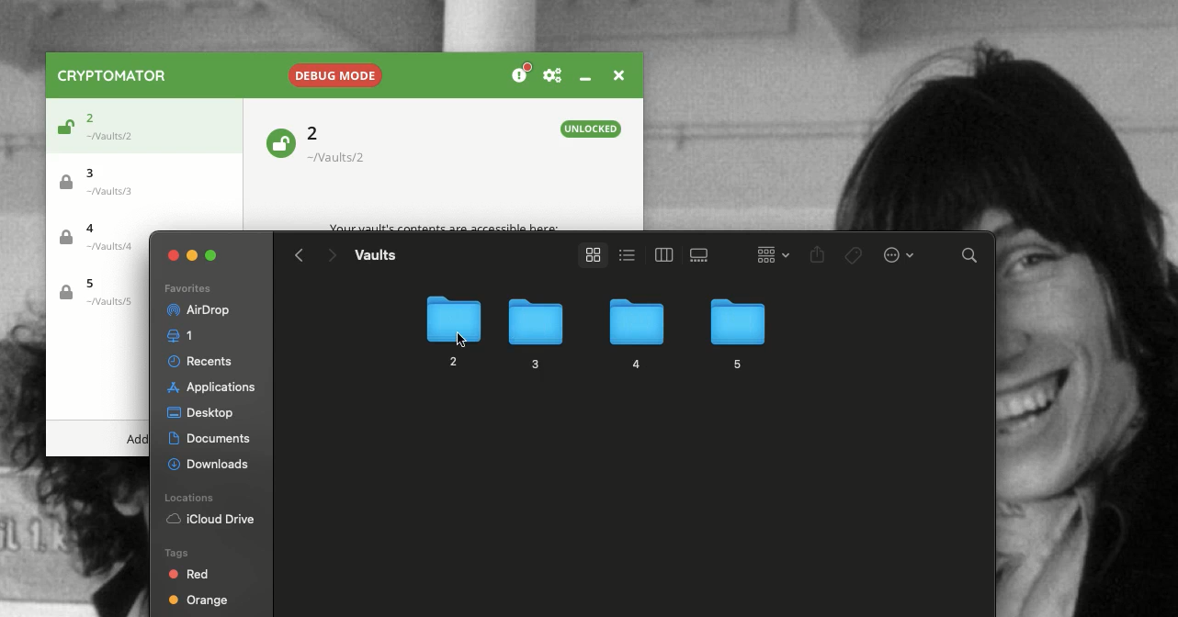 The image size is (1178, 617). I want to click on Maximize, so click(213, 255).